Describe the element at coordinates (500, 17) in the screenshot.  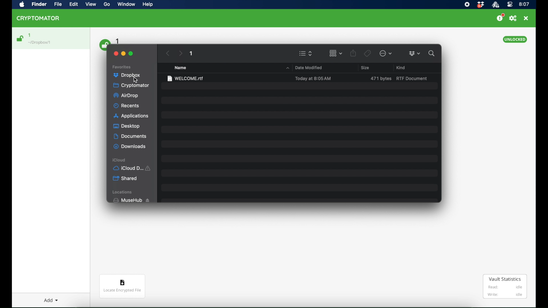
I see `support us` at that location.